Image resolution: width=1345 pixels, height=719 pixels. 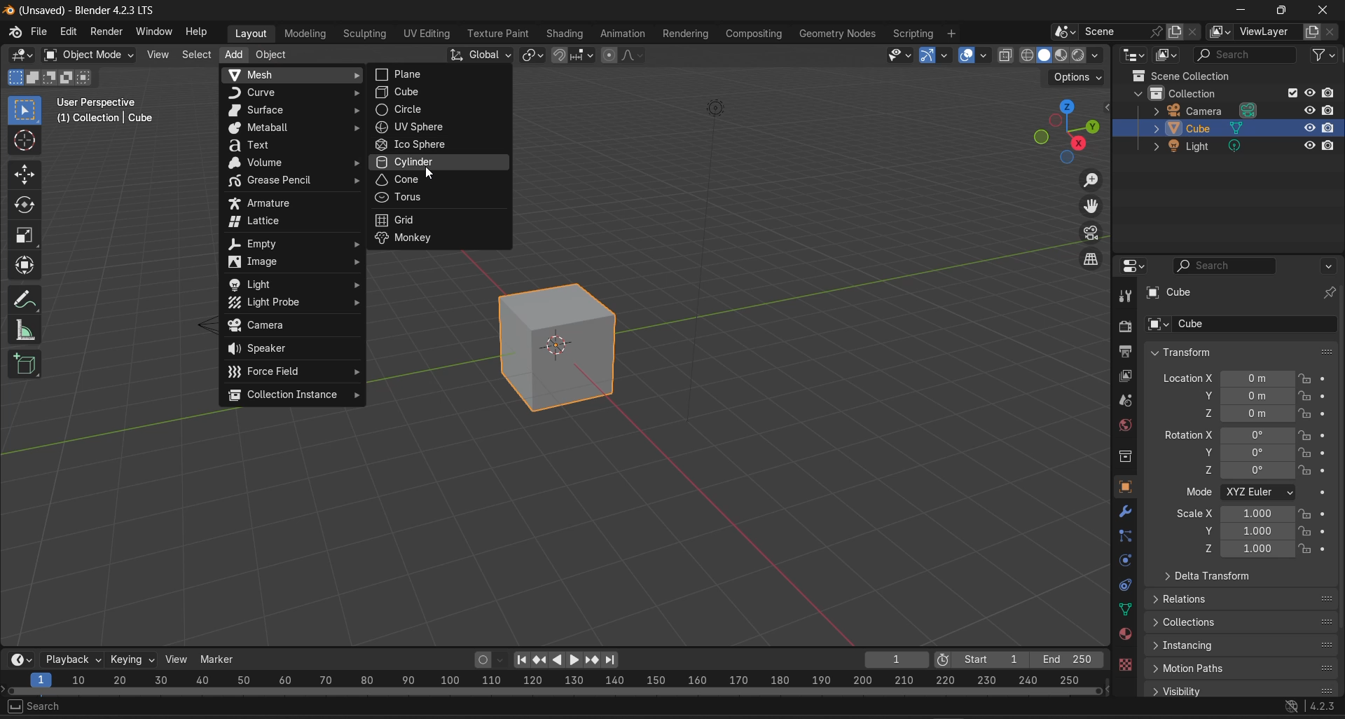 What do you see at coordinates (25, 109) in the screenshot?
I see `select box` at bounding box center [25, 109].